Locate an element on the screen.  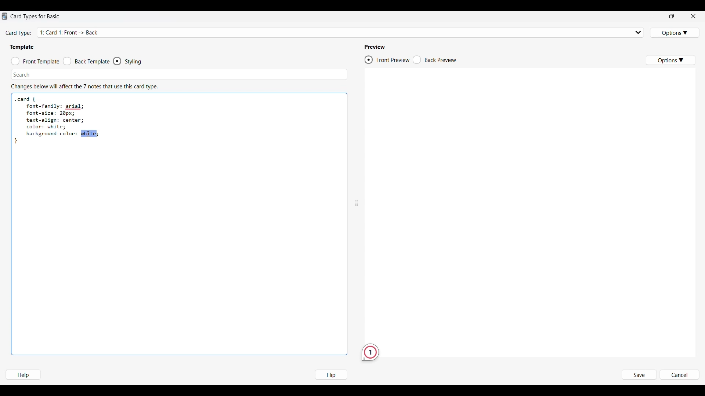
Front template is located at coordinates (35, 61).